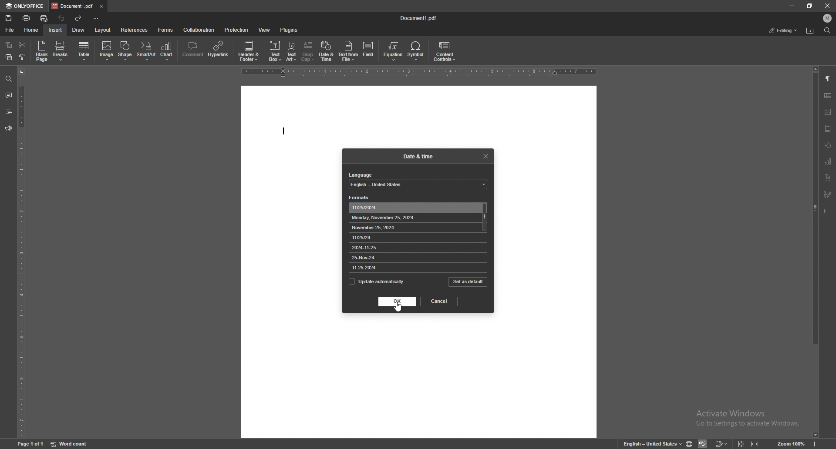 This screenshot has width=836, height=449. I want to click on update automatically, so click(377, 281).